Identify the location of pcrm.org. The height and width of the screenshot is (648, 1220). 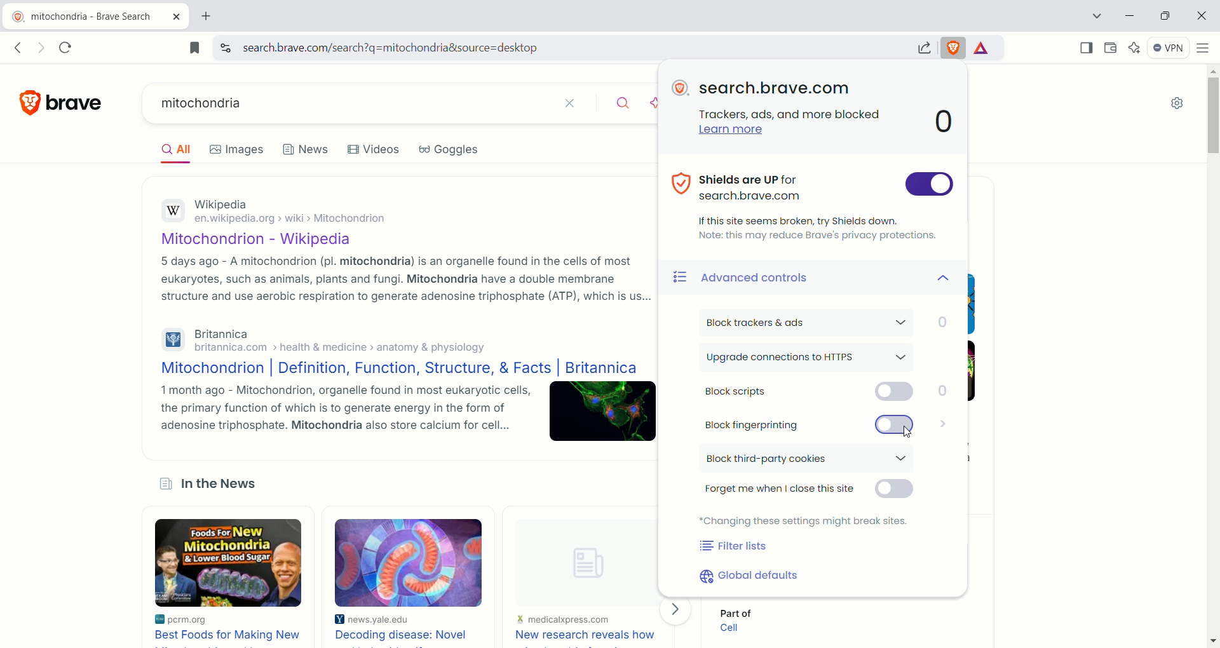
(201, 620).